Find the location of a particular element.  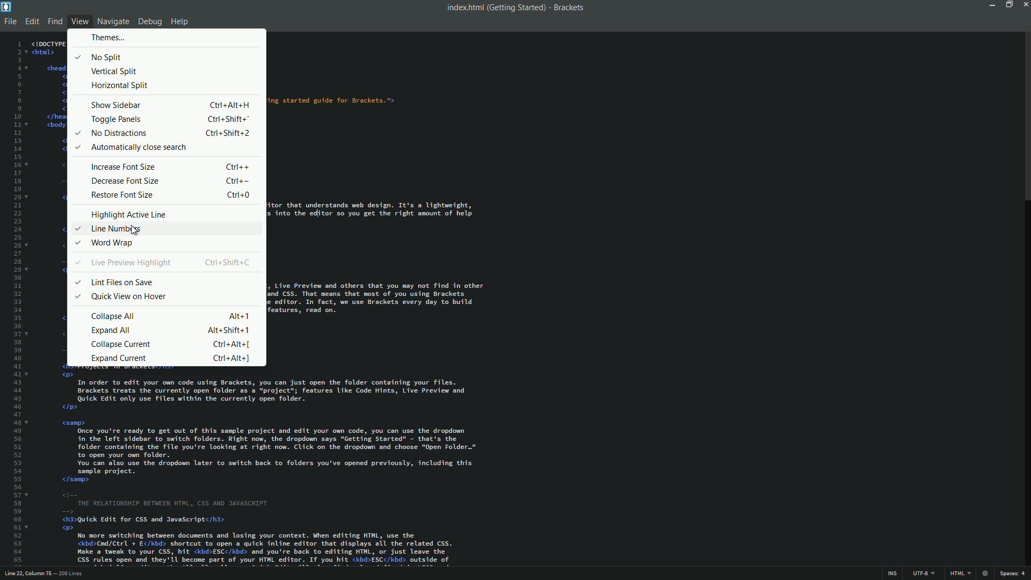

Vertical Split is located at coordinates (117, 71).